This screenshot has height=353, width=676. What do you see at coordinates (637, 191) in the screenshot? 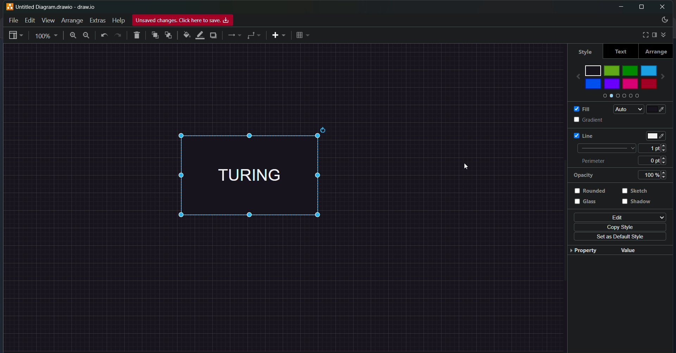
I see `sketch` at bounding box center [637, 191].